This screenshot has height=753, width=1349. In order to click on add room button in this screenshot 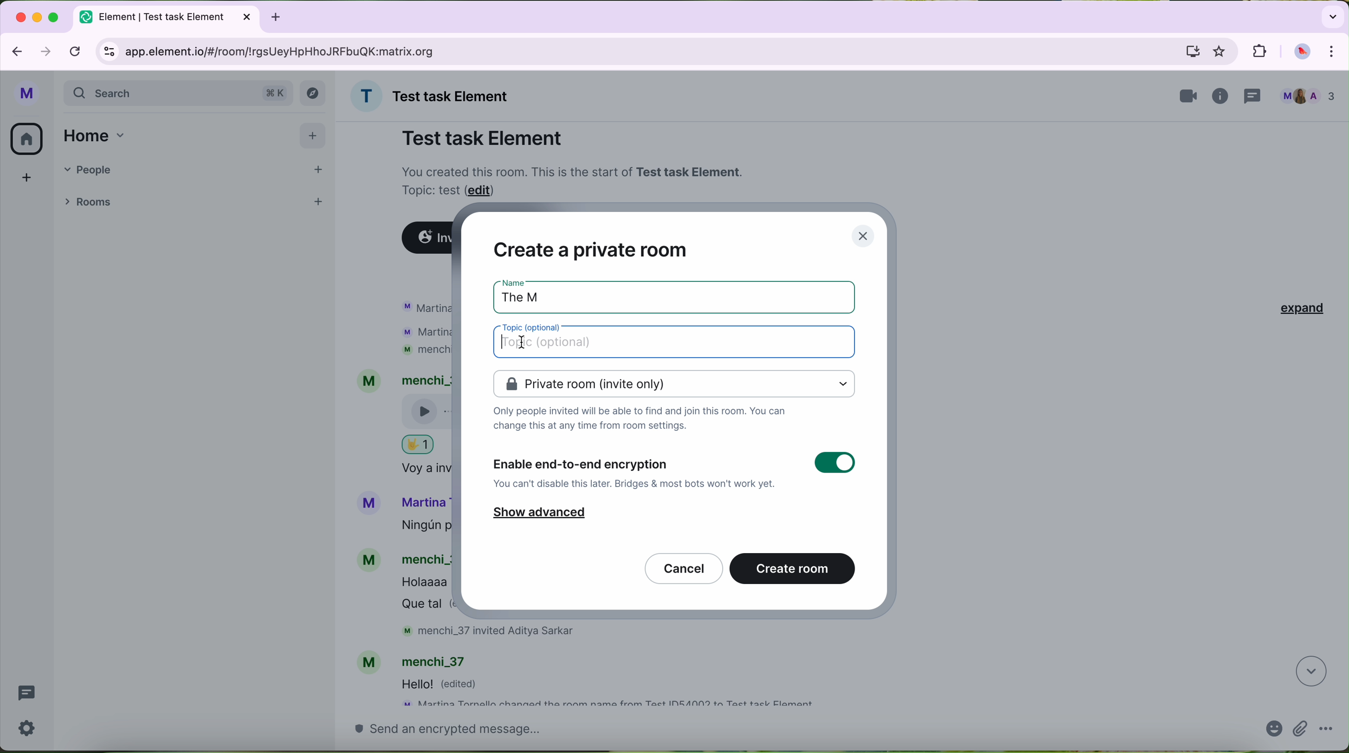, I will do `click(318, 199)`.